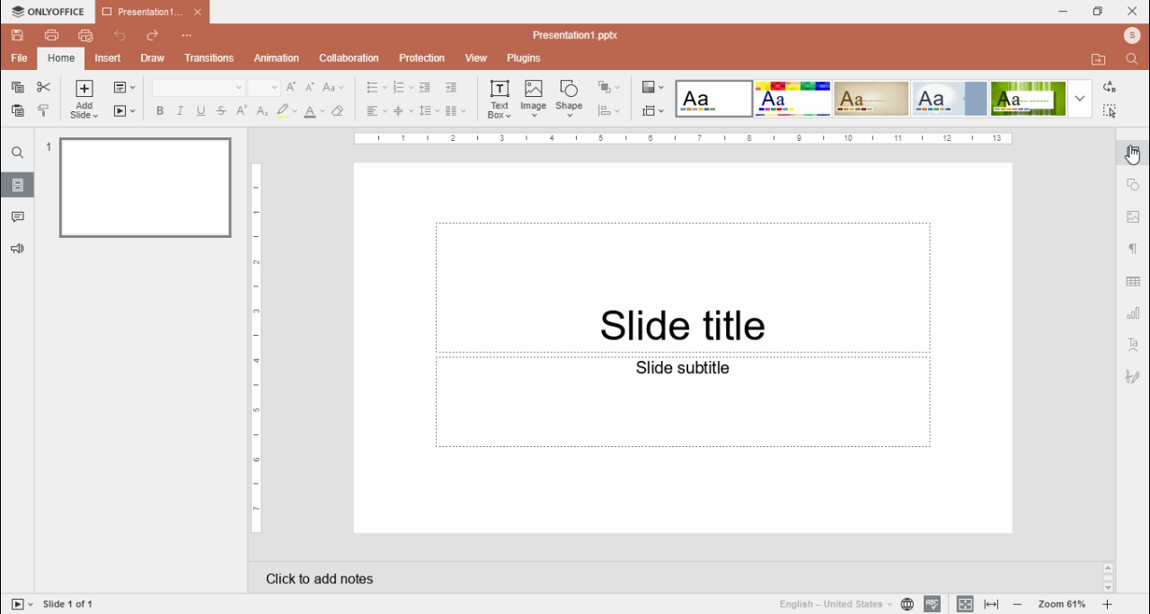 The width and height of the screenshot is (1150, 614). What do you see at coordinates (18, 185) in the screenshot?
I see `slides` at bounding box center [18, 185].